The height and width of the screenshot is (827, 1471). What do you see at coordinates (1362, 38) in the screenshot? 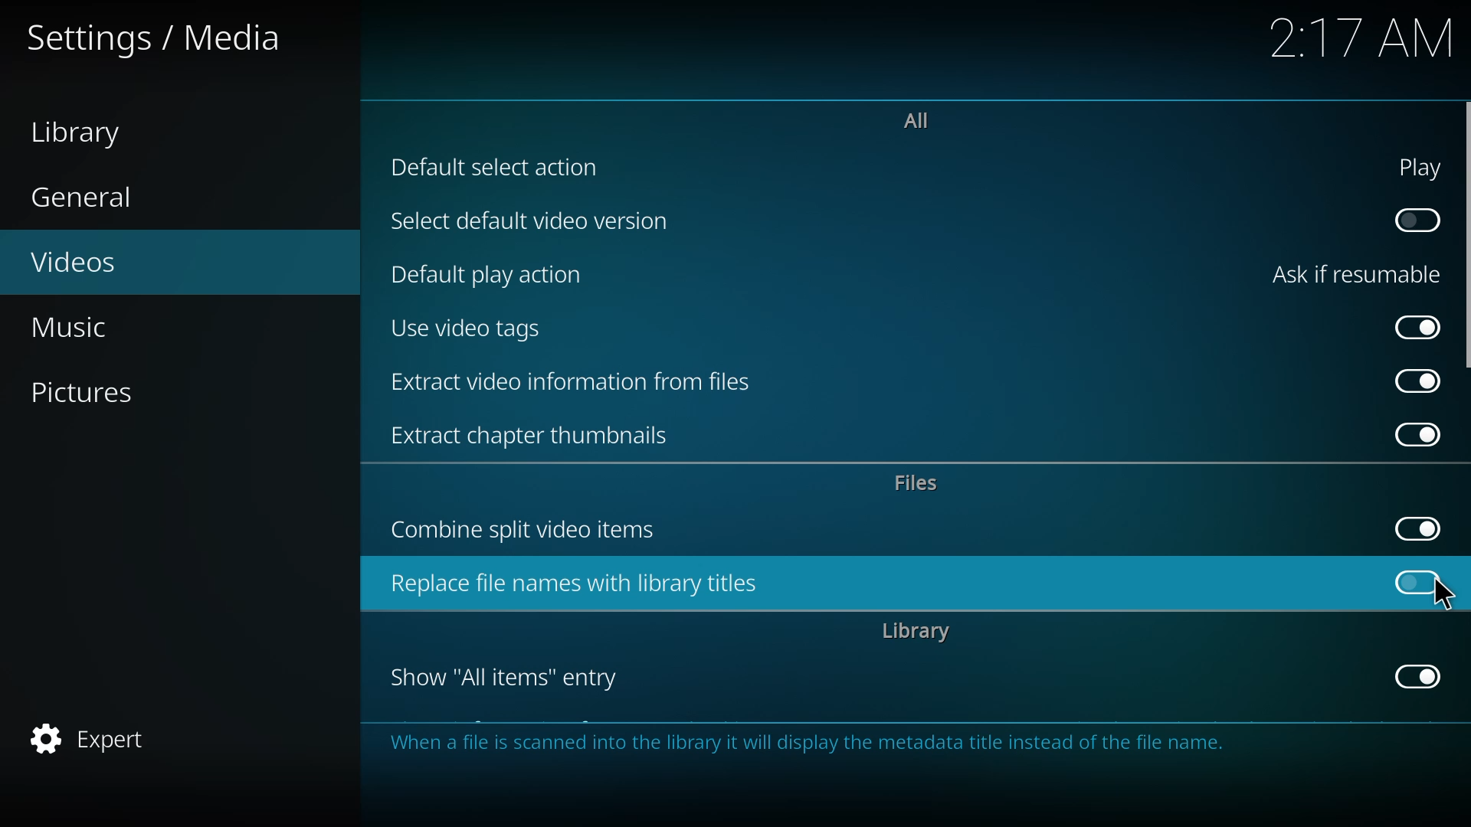
I see `time` at bounding box center [1362, 38].